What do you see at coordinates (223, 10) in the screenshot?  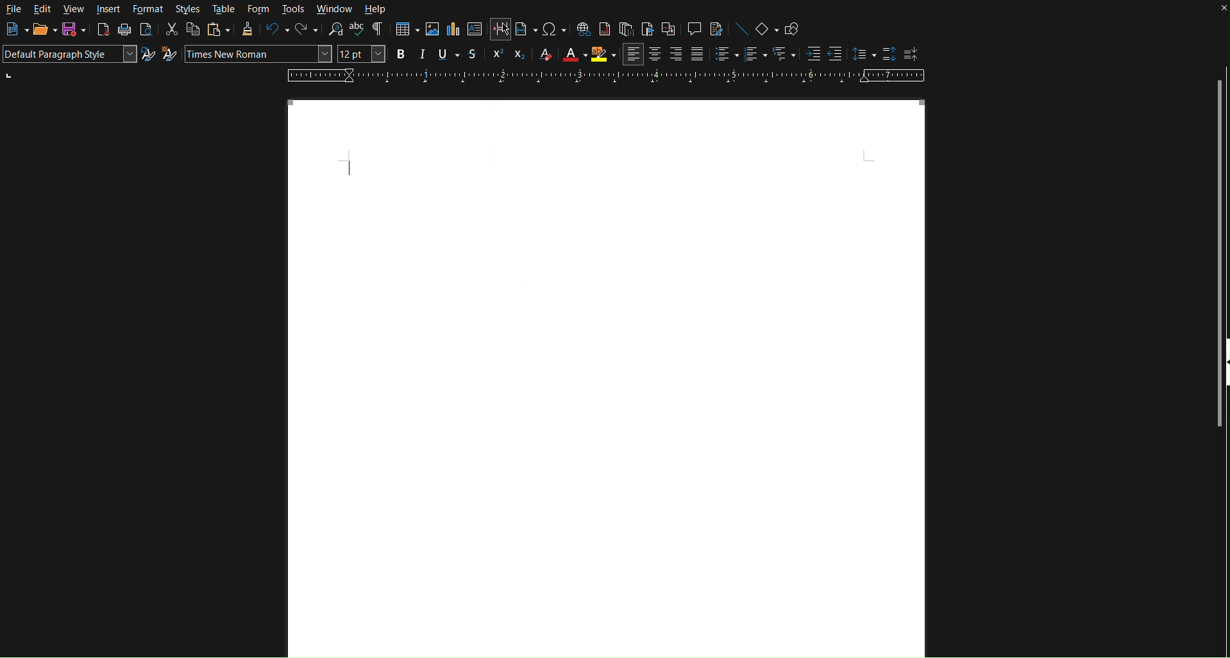 I see `Table` at bounding box center [223, 10].